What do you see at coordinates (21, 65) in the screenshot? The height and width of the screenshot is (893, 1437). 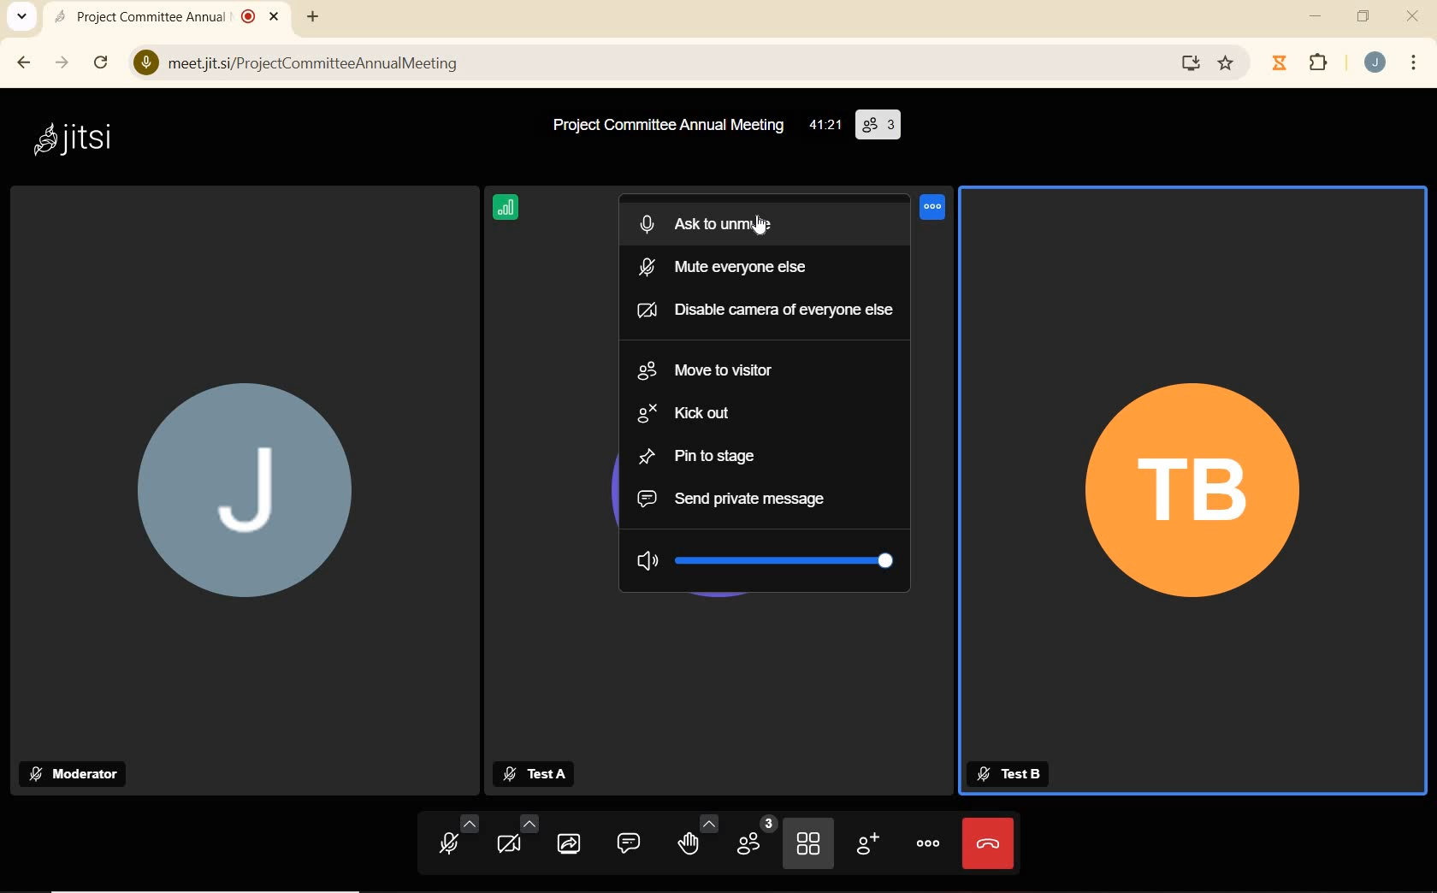 I see `BACK` at bounding box center [21, 65].